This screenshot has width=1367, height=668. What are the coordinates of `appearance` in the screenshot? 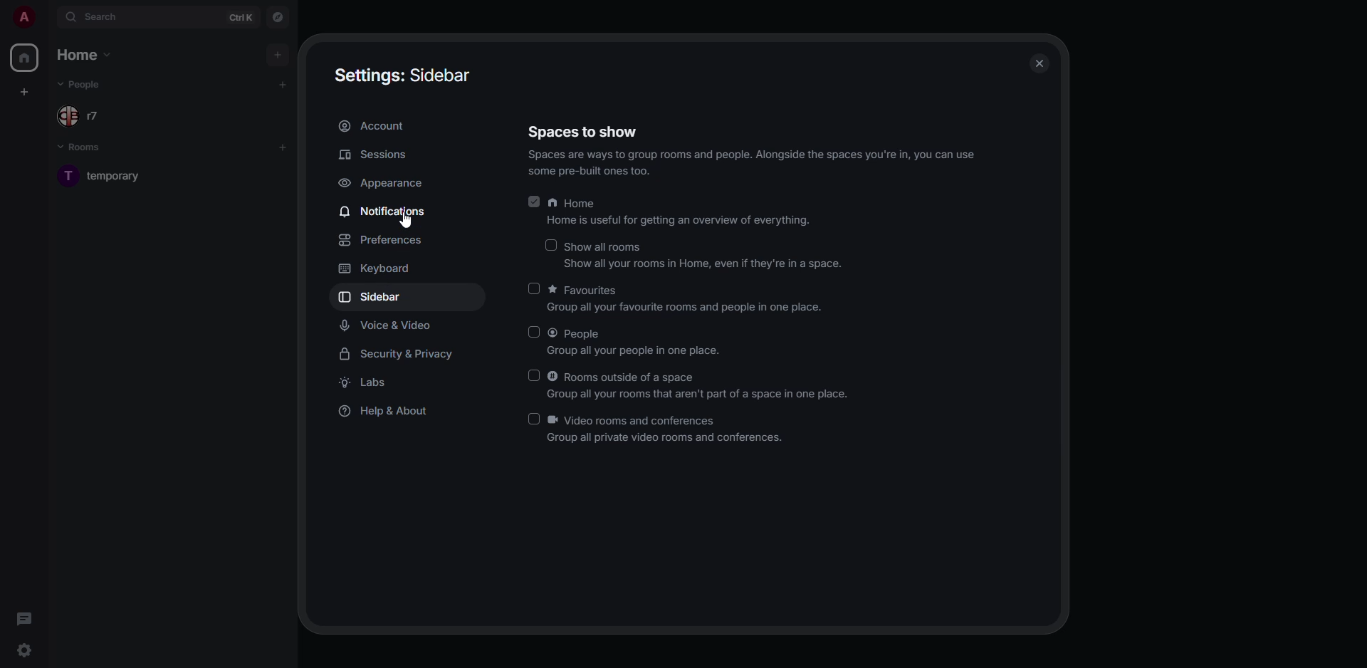 It's located at (383, 184).